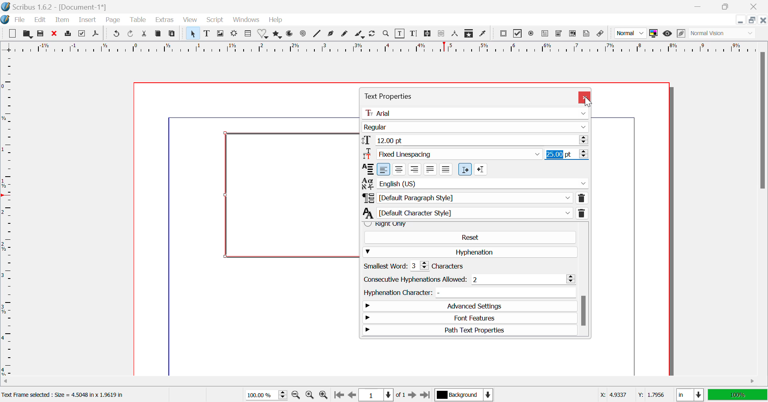 The height and width of the screenshot is (402, 768). I want to click on Vertical Page Margins, so click(382, 48).